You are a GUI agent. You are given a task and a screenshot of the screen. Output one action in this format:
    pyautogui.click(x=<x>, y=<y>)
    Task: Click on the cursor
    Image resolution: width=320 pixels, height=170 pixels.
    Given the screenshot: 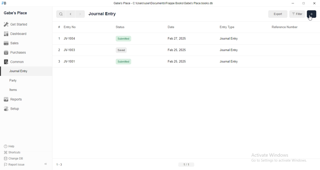 What is the action you would take?
    pyautogui.click(x=310, y=18)
    